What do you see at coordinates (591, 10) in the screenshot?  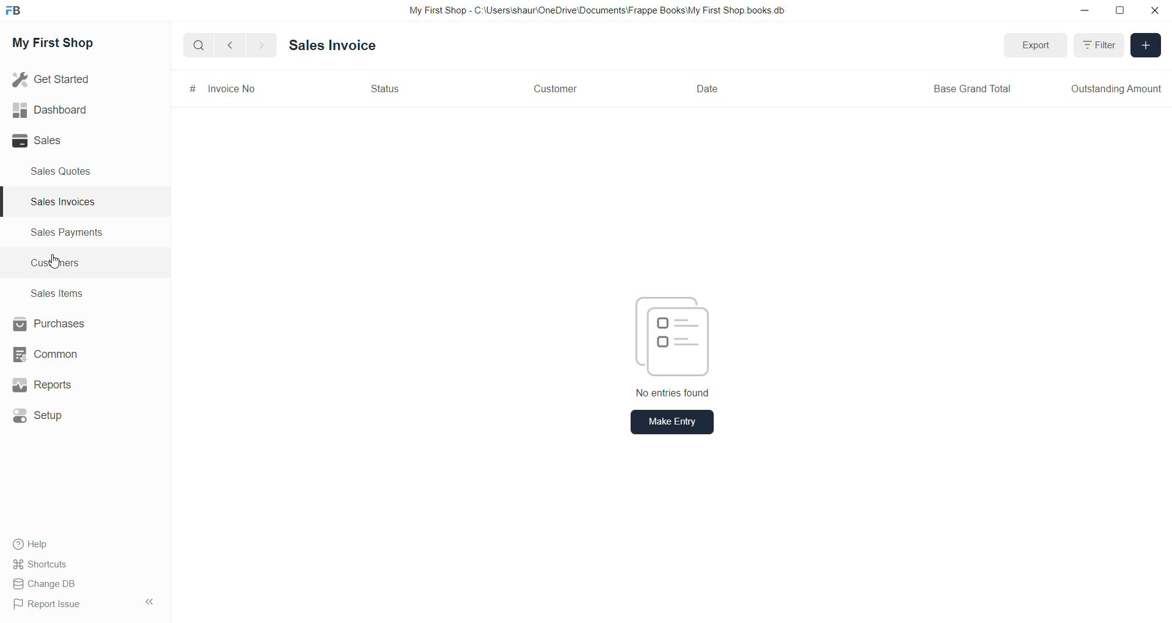 I see `My First Shop - C:\Users\shaur\OneDrive\Documents\Frappe BooksiMy First Shop books db` at bounding box center [591, 10].